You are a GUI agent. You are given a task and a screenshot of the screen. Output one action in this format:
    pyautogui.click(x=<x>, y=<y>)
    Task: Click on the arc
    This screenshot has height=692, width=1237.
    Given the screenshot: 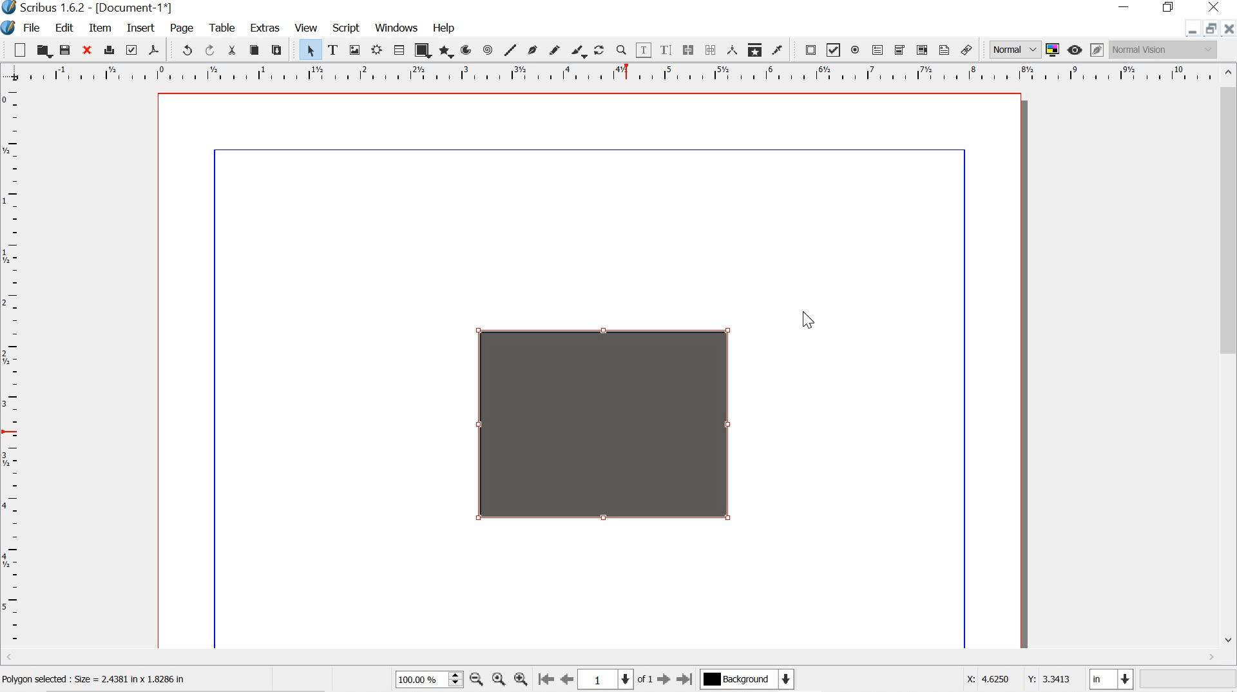 What is the action you would take?
    pyautogui.click(x=467, y=50)
    